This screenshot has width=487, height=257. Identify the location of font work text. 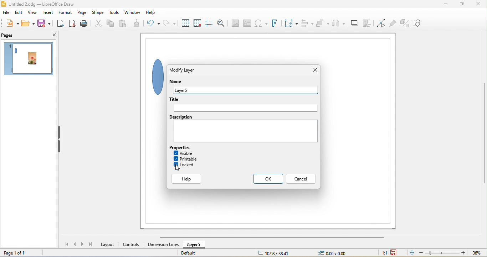
(276, 23).